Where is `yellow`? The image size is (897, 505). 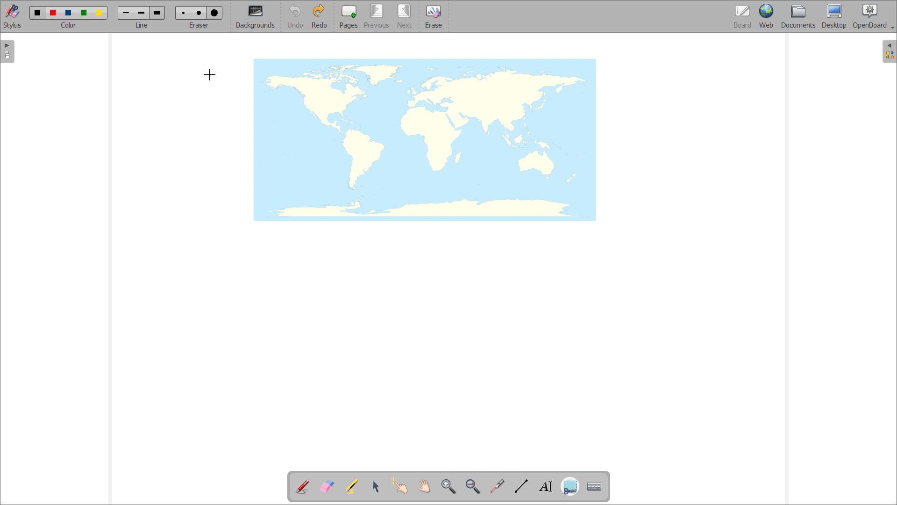
yellow is located at coordinates (100, 13).